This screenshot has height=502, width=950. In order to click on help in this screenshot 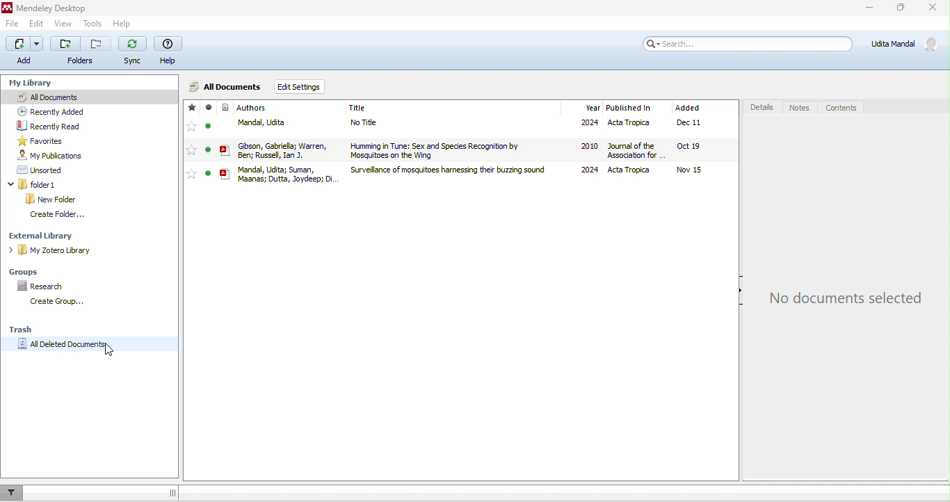, I will do `click(122, 24)`.